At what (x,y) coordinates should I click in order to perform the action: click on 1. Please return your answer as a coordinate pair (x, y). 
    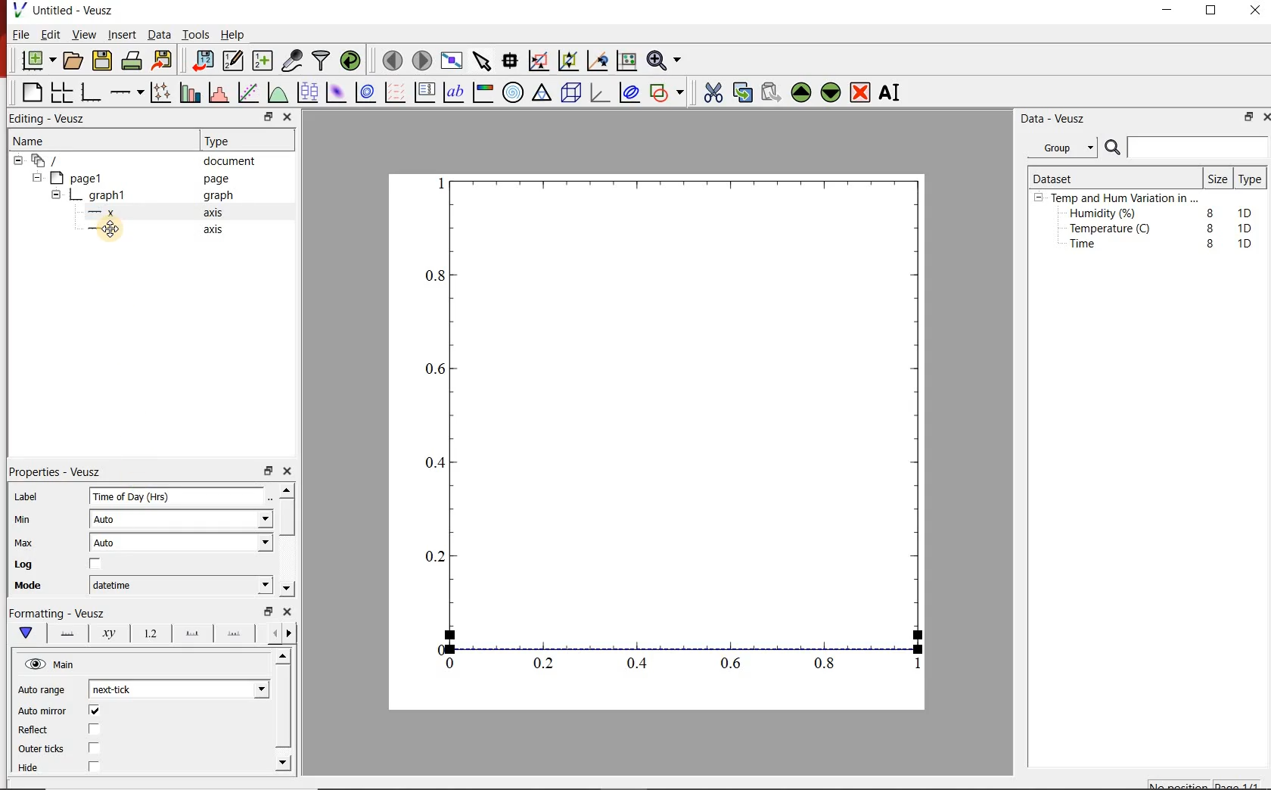
    Looking at the image, I should click on (438, 182).